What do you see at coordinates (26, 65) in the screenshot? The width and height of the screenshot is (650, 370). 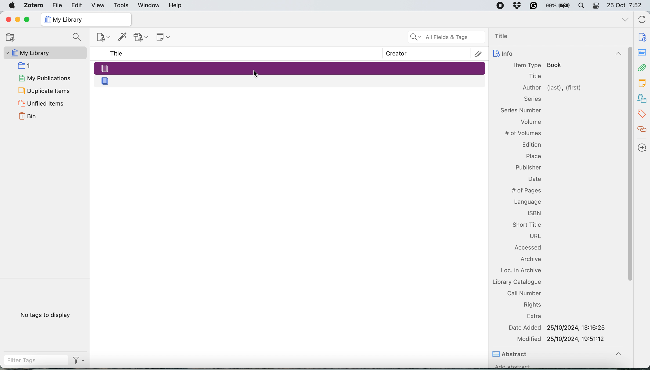 I see `1` at bounding box center [26, 65].